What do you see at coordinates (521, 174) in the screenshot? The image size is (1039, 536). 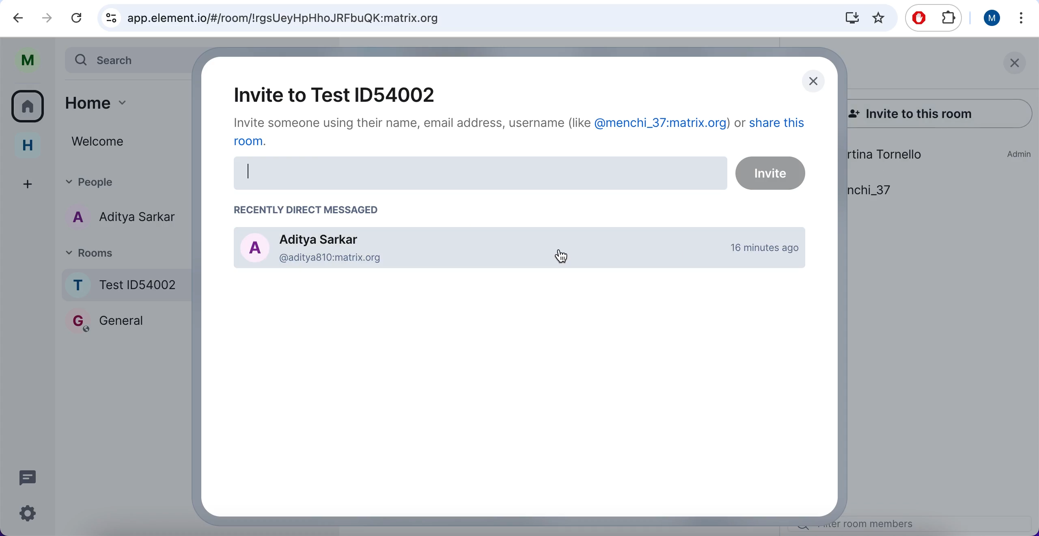 I see `invite` at bounding box center [521, 174].